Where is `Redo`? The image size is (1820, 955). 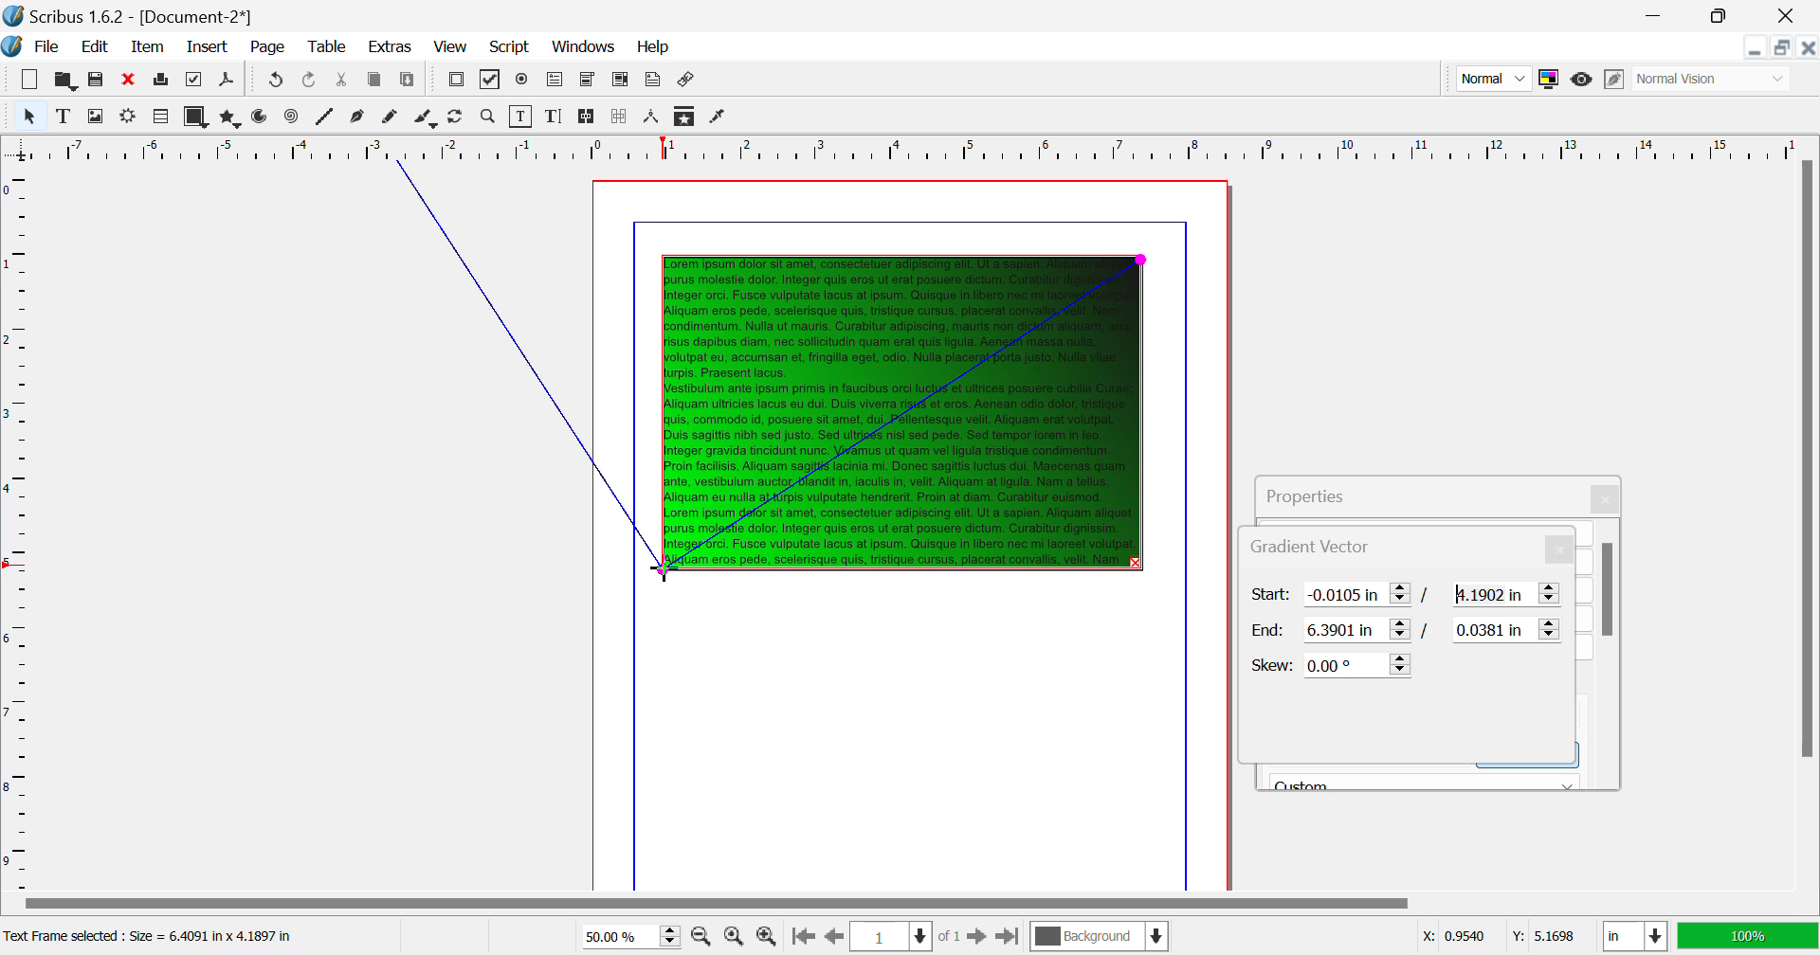
Redo is located at coordinates (273, 81).